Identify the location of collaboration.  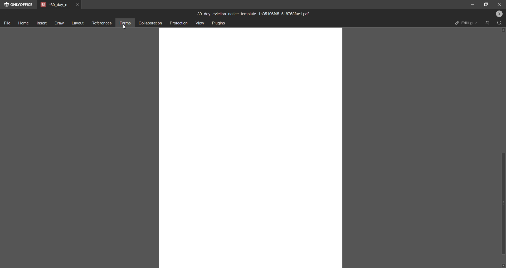
(149, 23).